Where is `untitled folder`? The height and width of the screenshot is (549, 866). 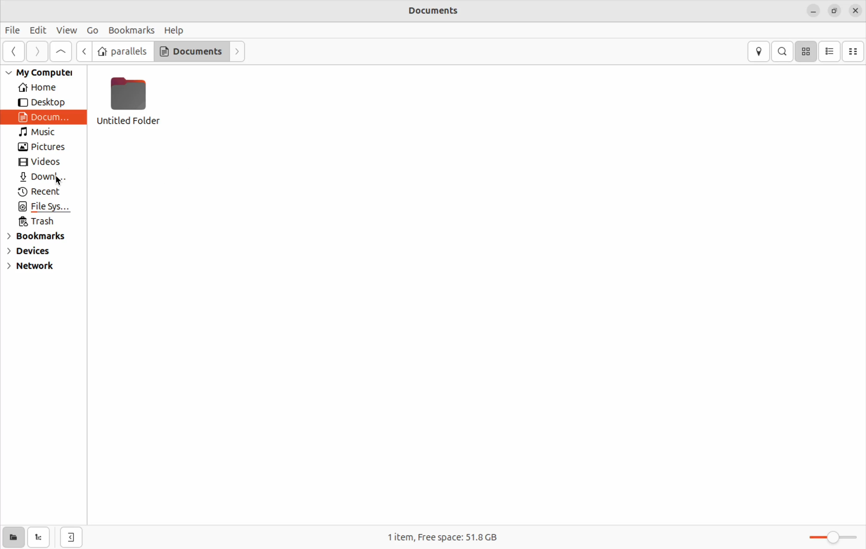 untitled folder is located at coordinates (133, 101).